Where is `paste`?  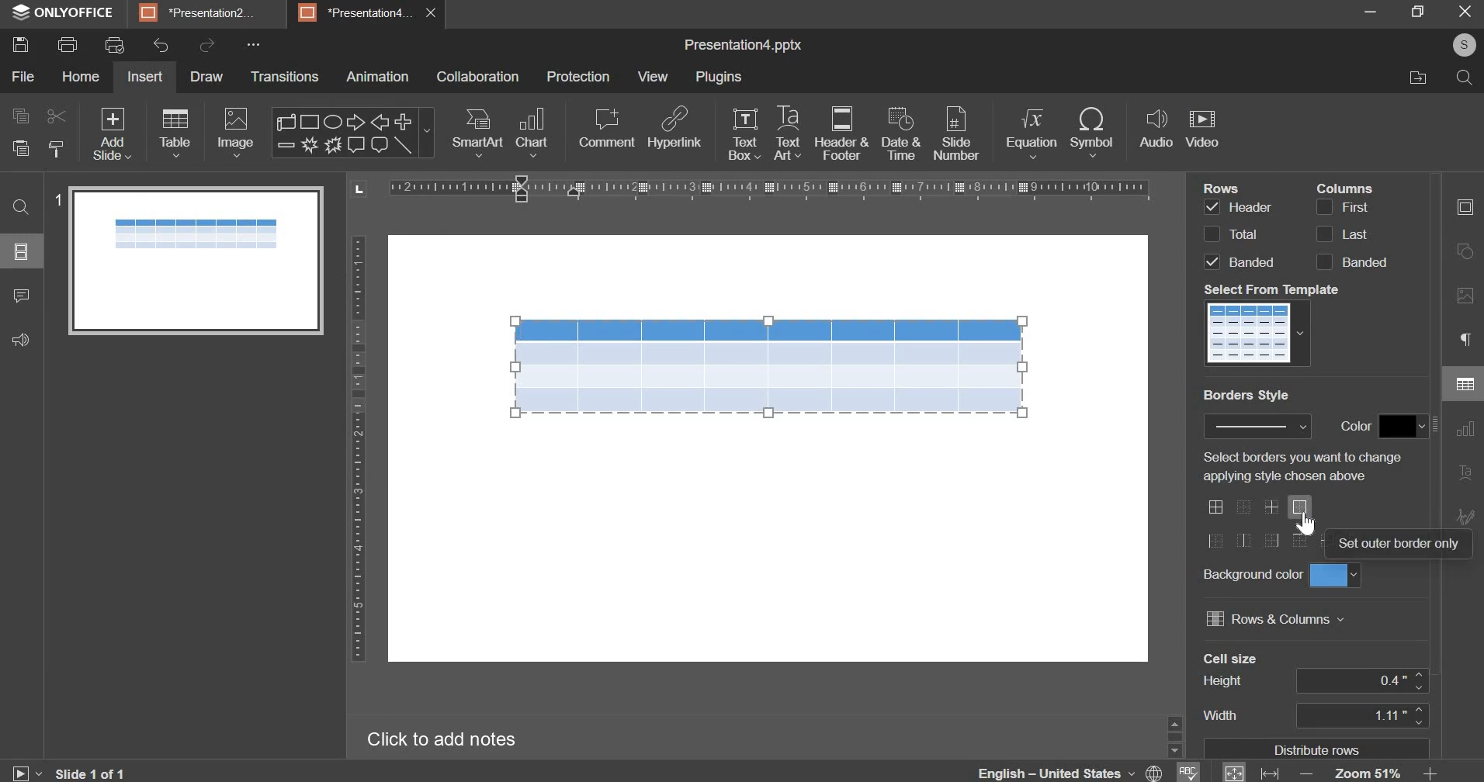
paste is located at coordinates (20, 147).